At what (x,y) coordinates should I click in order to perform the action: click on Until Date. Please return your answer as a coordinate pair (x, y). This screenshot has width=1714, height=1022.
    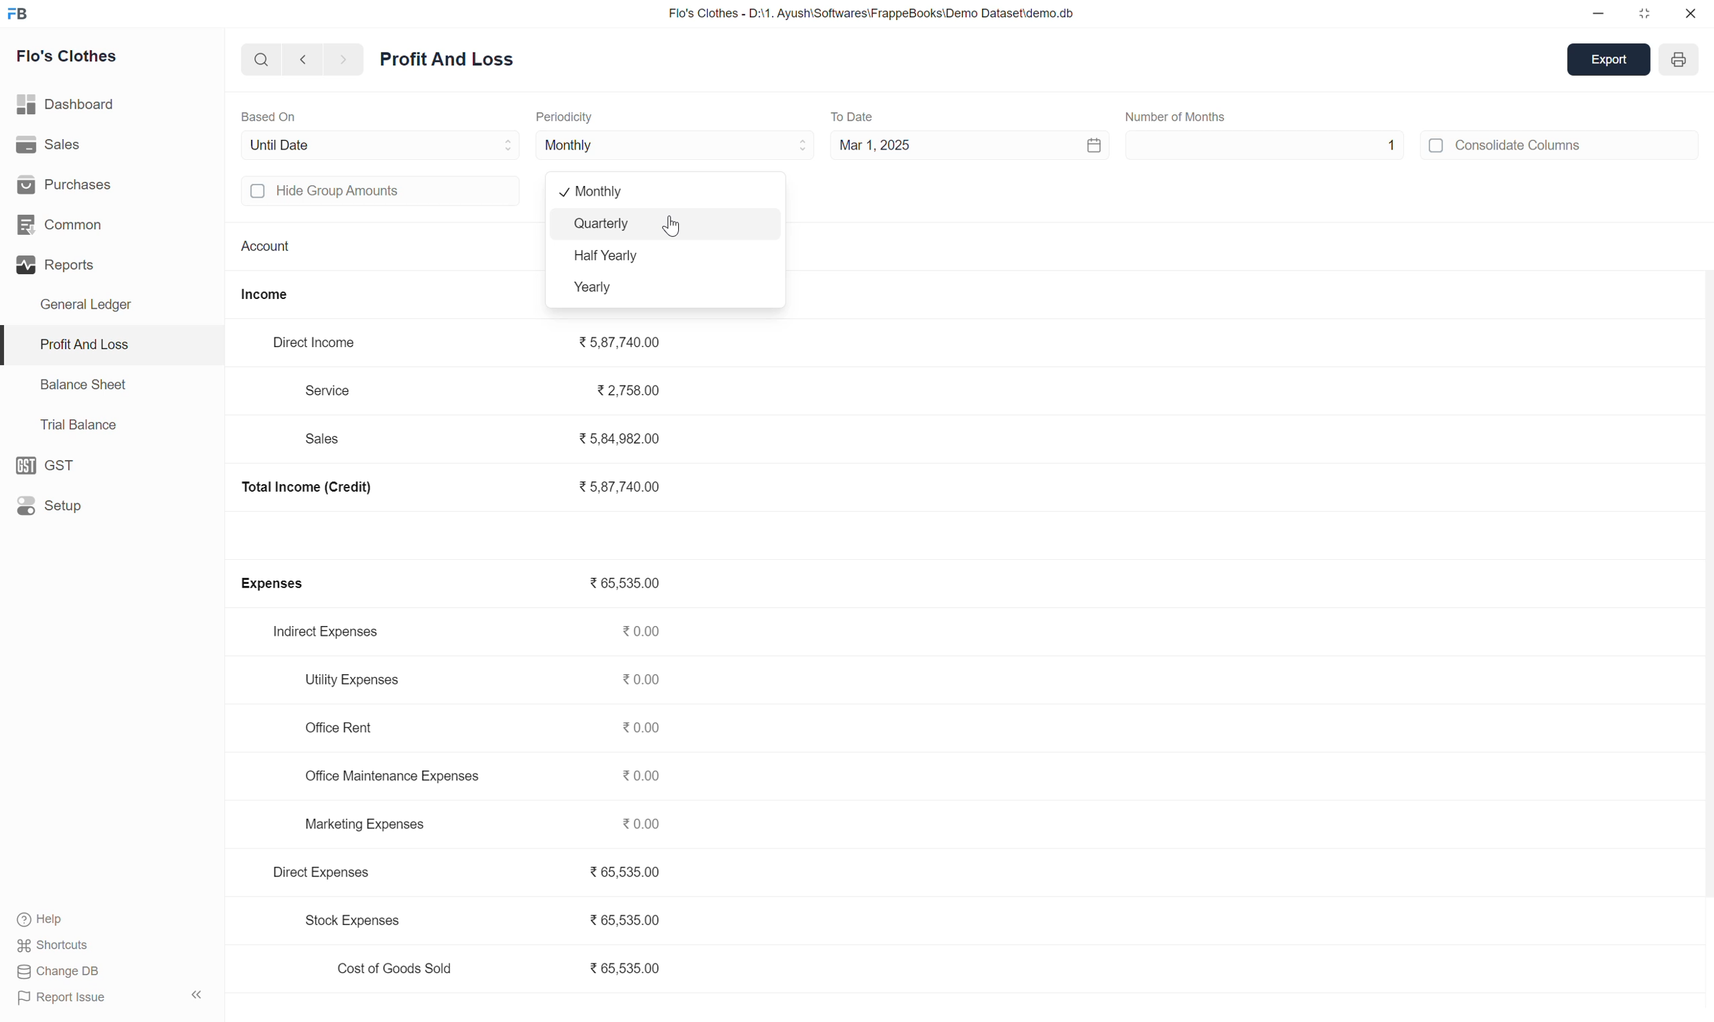
    Looking at the image, I should click on (292, 145).